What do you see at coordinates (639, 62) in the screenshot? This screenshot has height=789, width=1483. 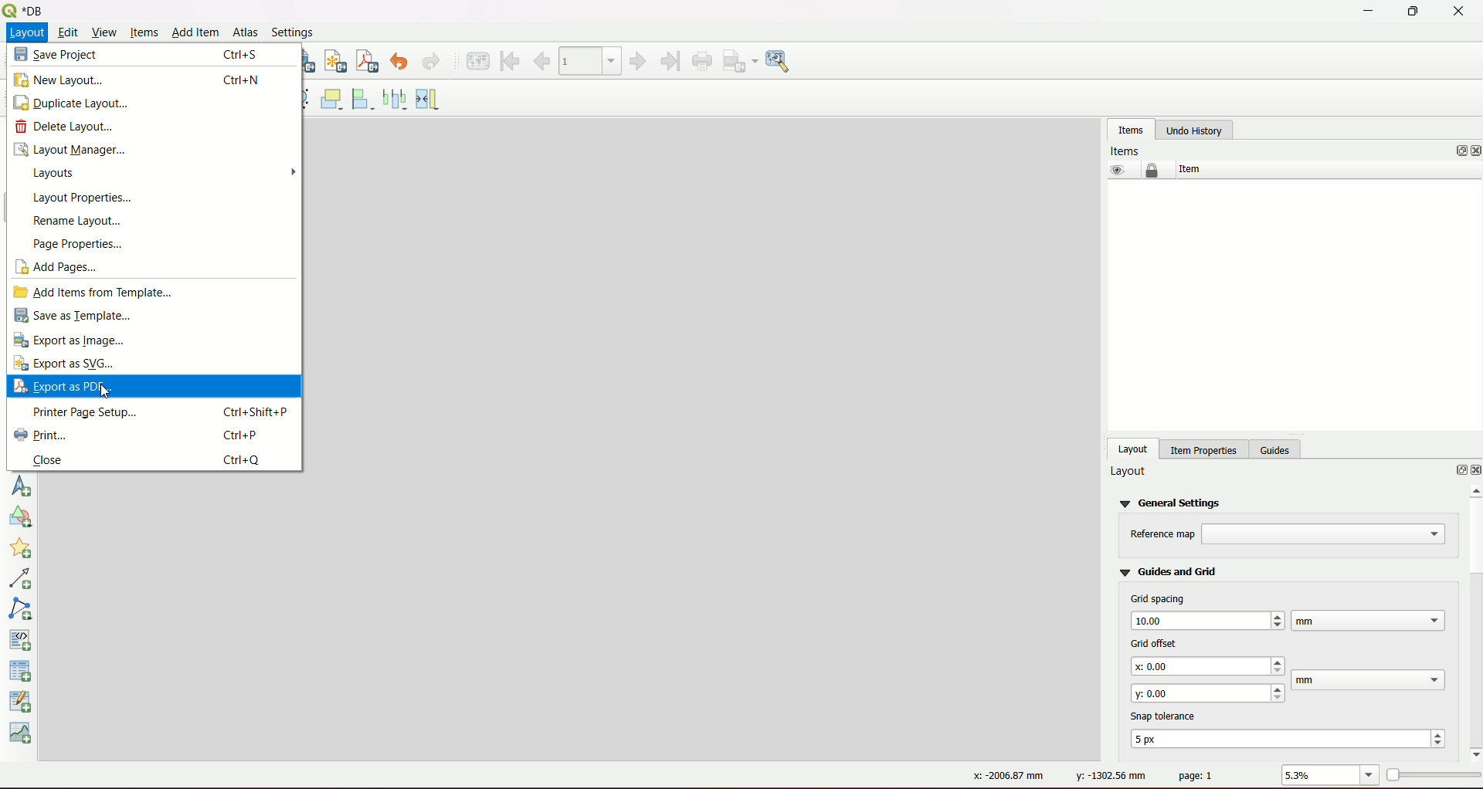 I see `next feature` at bounding box center [639, 62].